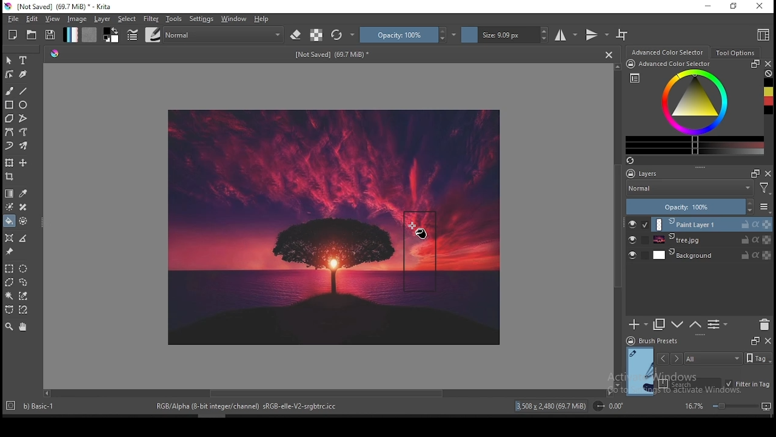 This screenshot has width=776, height=437. I want to click on layer visibility on/off, so click(633, 224).